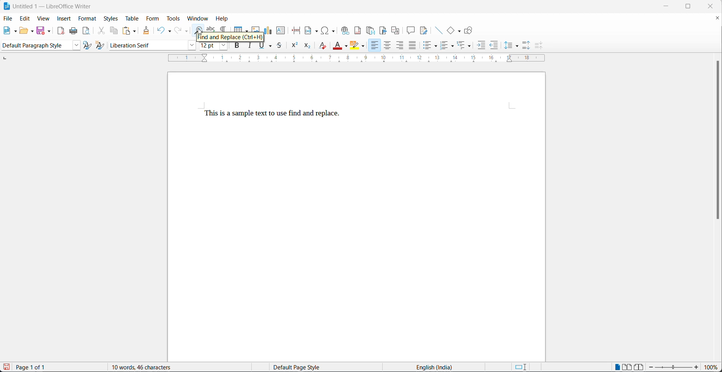 The image size is (722, 372). Describe the element at coordinates (61, 30) in the screenshot. I see `export as pdf` at that location.